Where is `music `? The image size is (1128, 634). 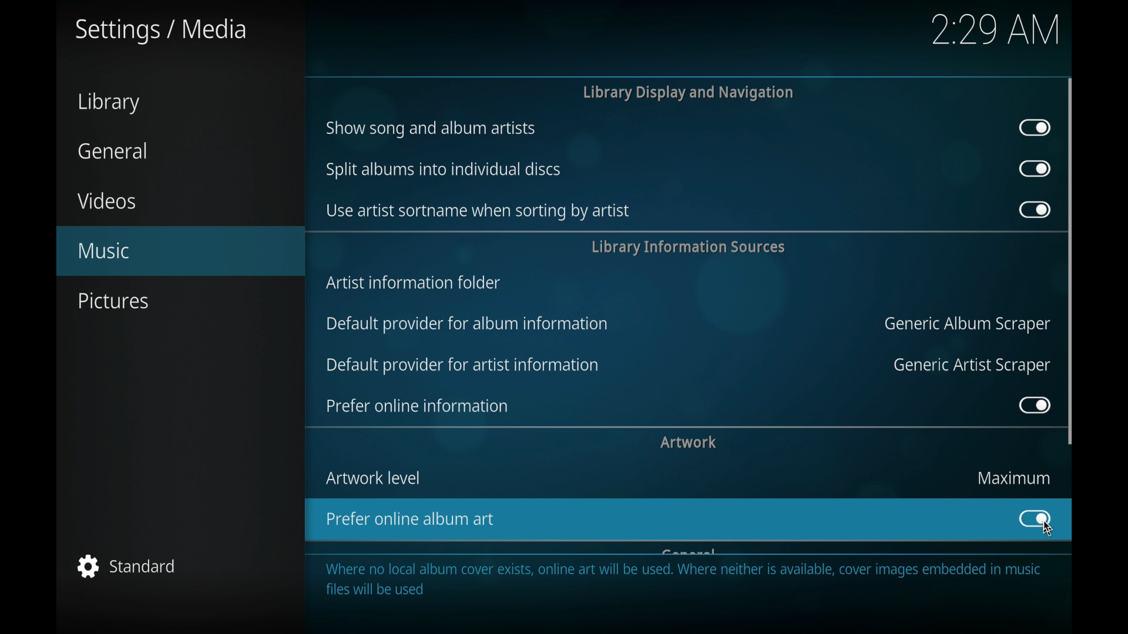
music  is located at coordinates (180, 251).